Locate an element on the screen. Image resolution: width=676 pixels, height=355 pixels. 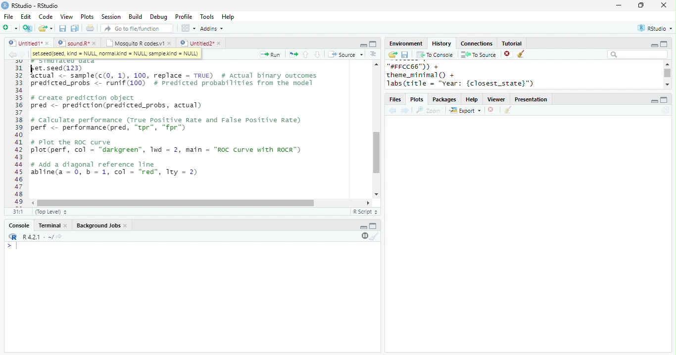
save is located at coordinates (405, 55).